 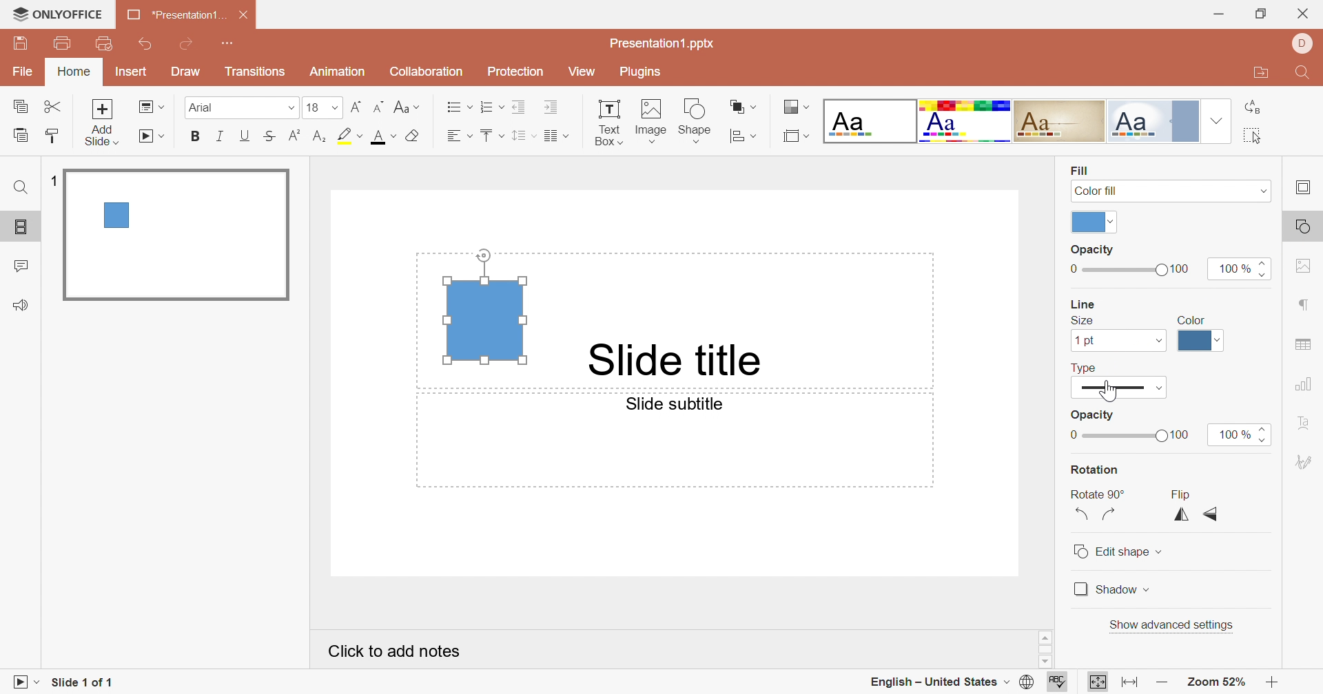 I want to click on Italic, so click(x=220, y=136).